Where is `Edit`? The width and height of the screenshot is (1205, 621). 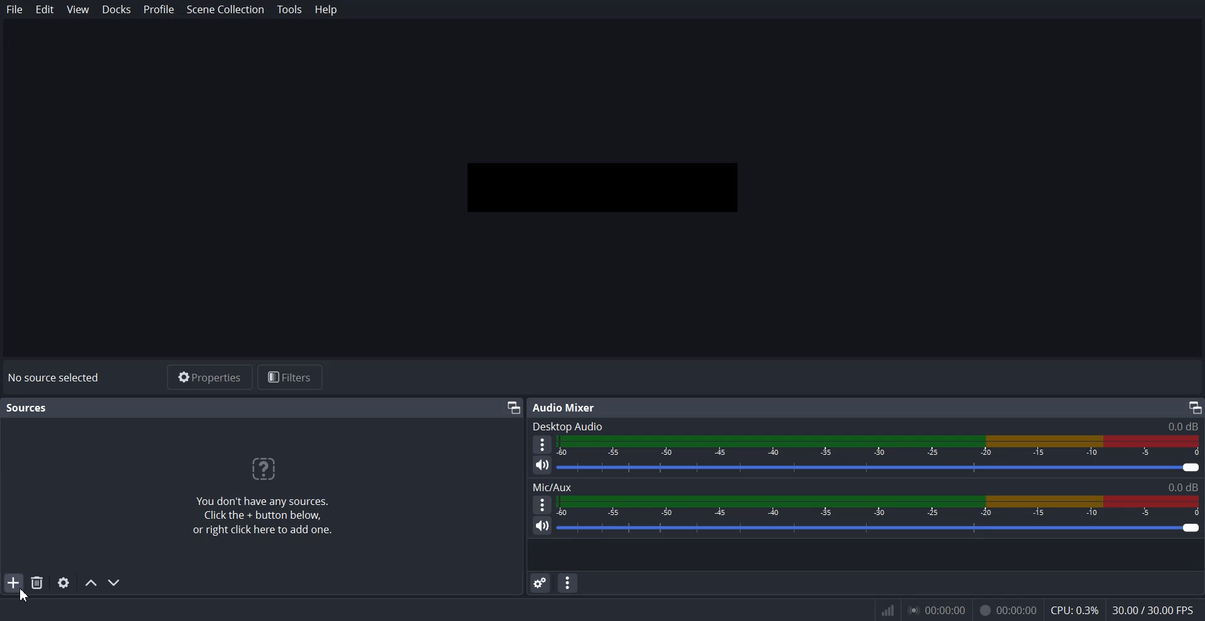
Edit is located at coordinates (45, 9).